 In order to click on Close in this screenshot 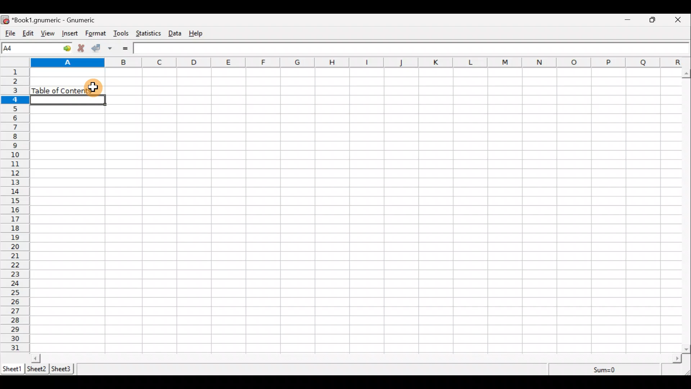, I will do `click(681, 20)`.